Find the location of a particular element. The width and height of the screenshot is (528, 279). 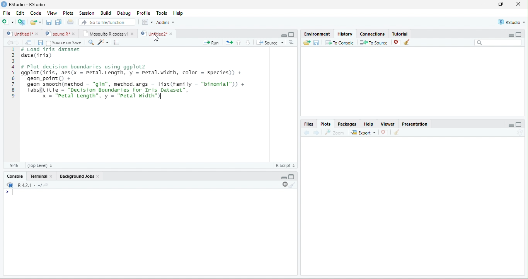

search is located at coordinates (90, 43).